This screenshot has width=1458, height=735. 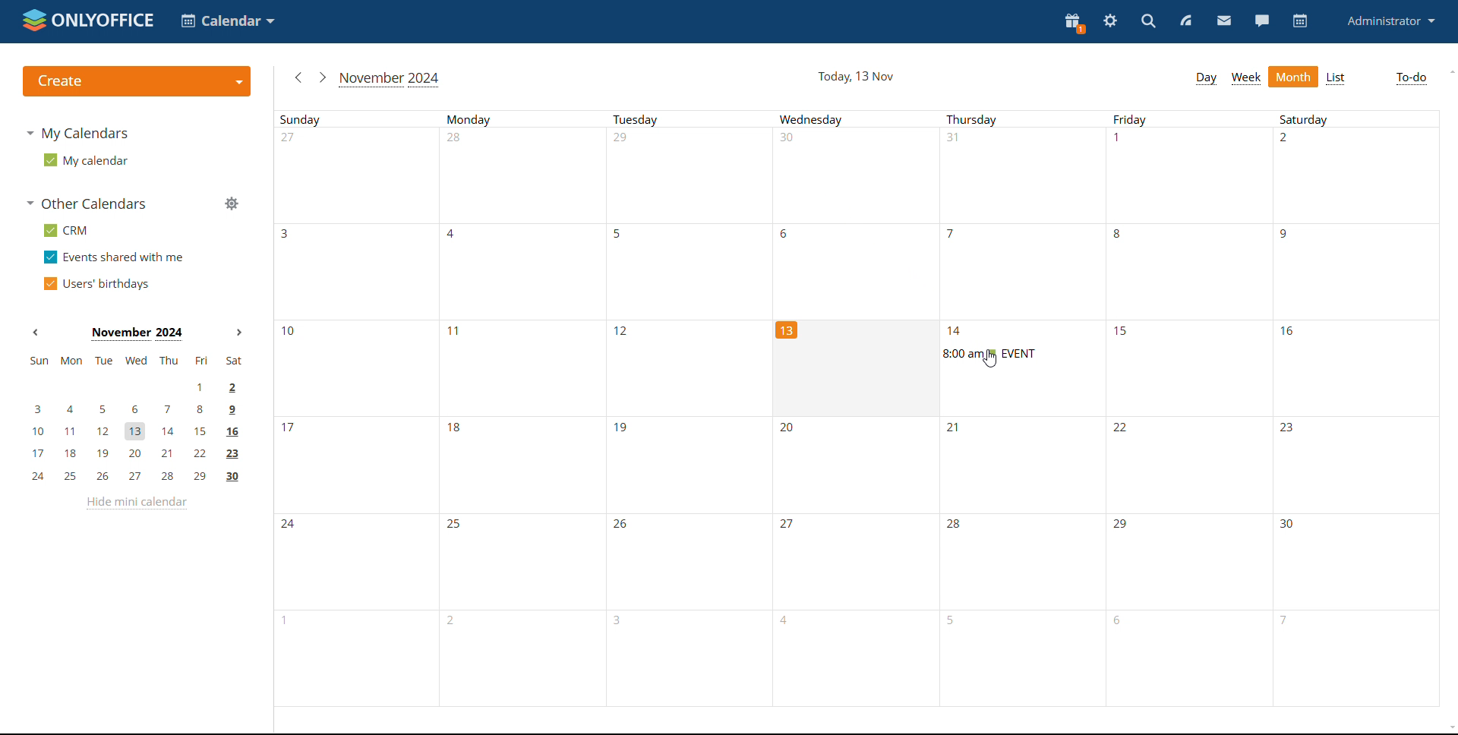 What do you see at coordinates (137, 333) in the screenshot?
I see `current month` at bounding box center [137, 333].